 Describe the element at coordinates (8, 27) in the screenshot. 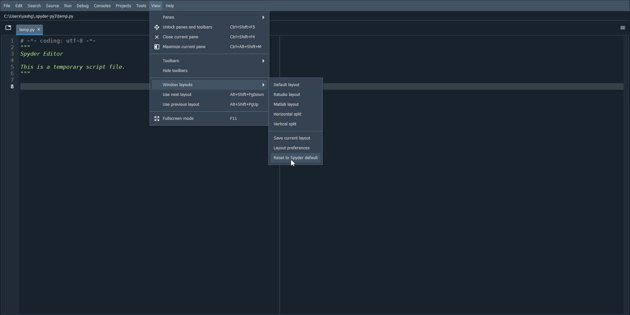

I see `Browse Tab` at that location.